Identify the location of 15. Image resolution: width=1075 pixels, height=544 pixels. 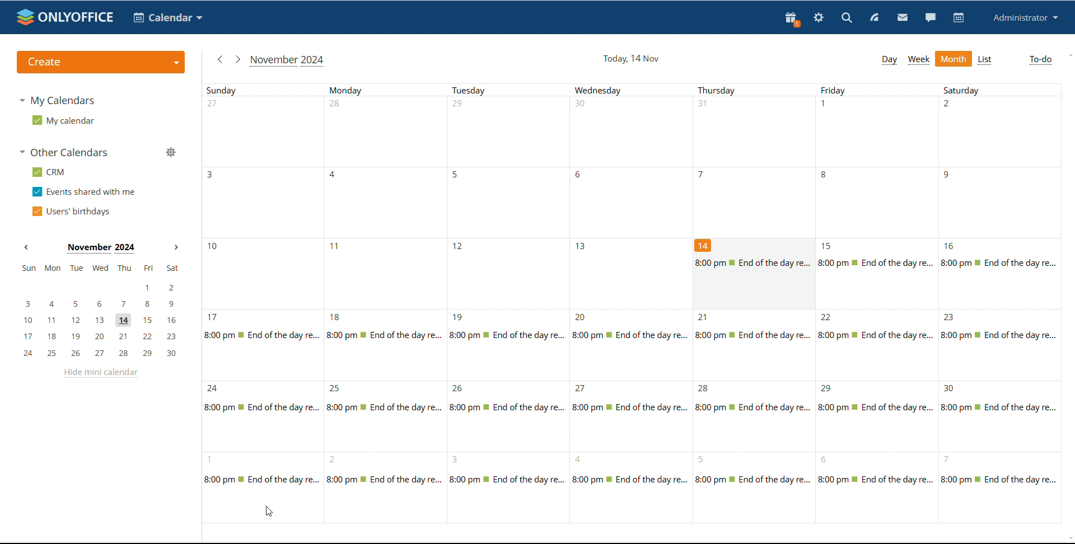
(822, 247).